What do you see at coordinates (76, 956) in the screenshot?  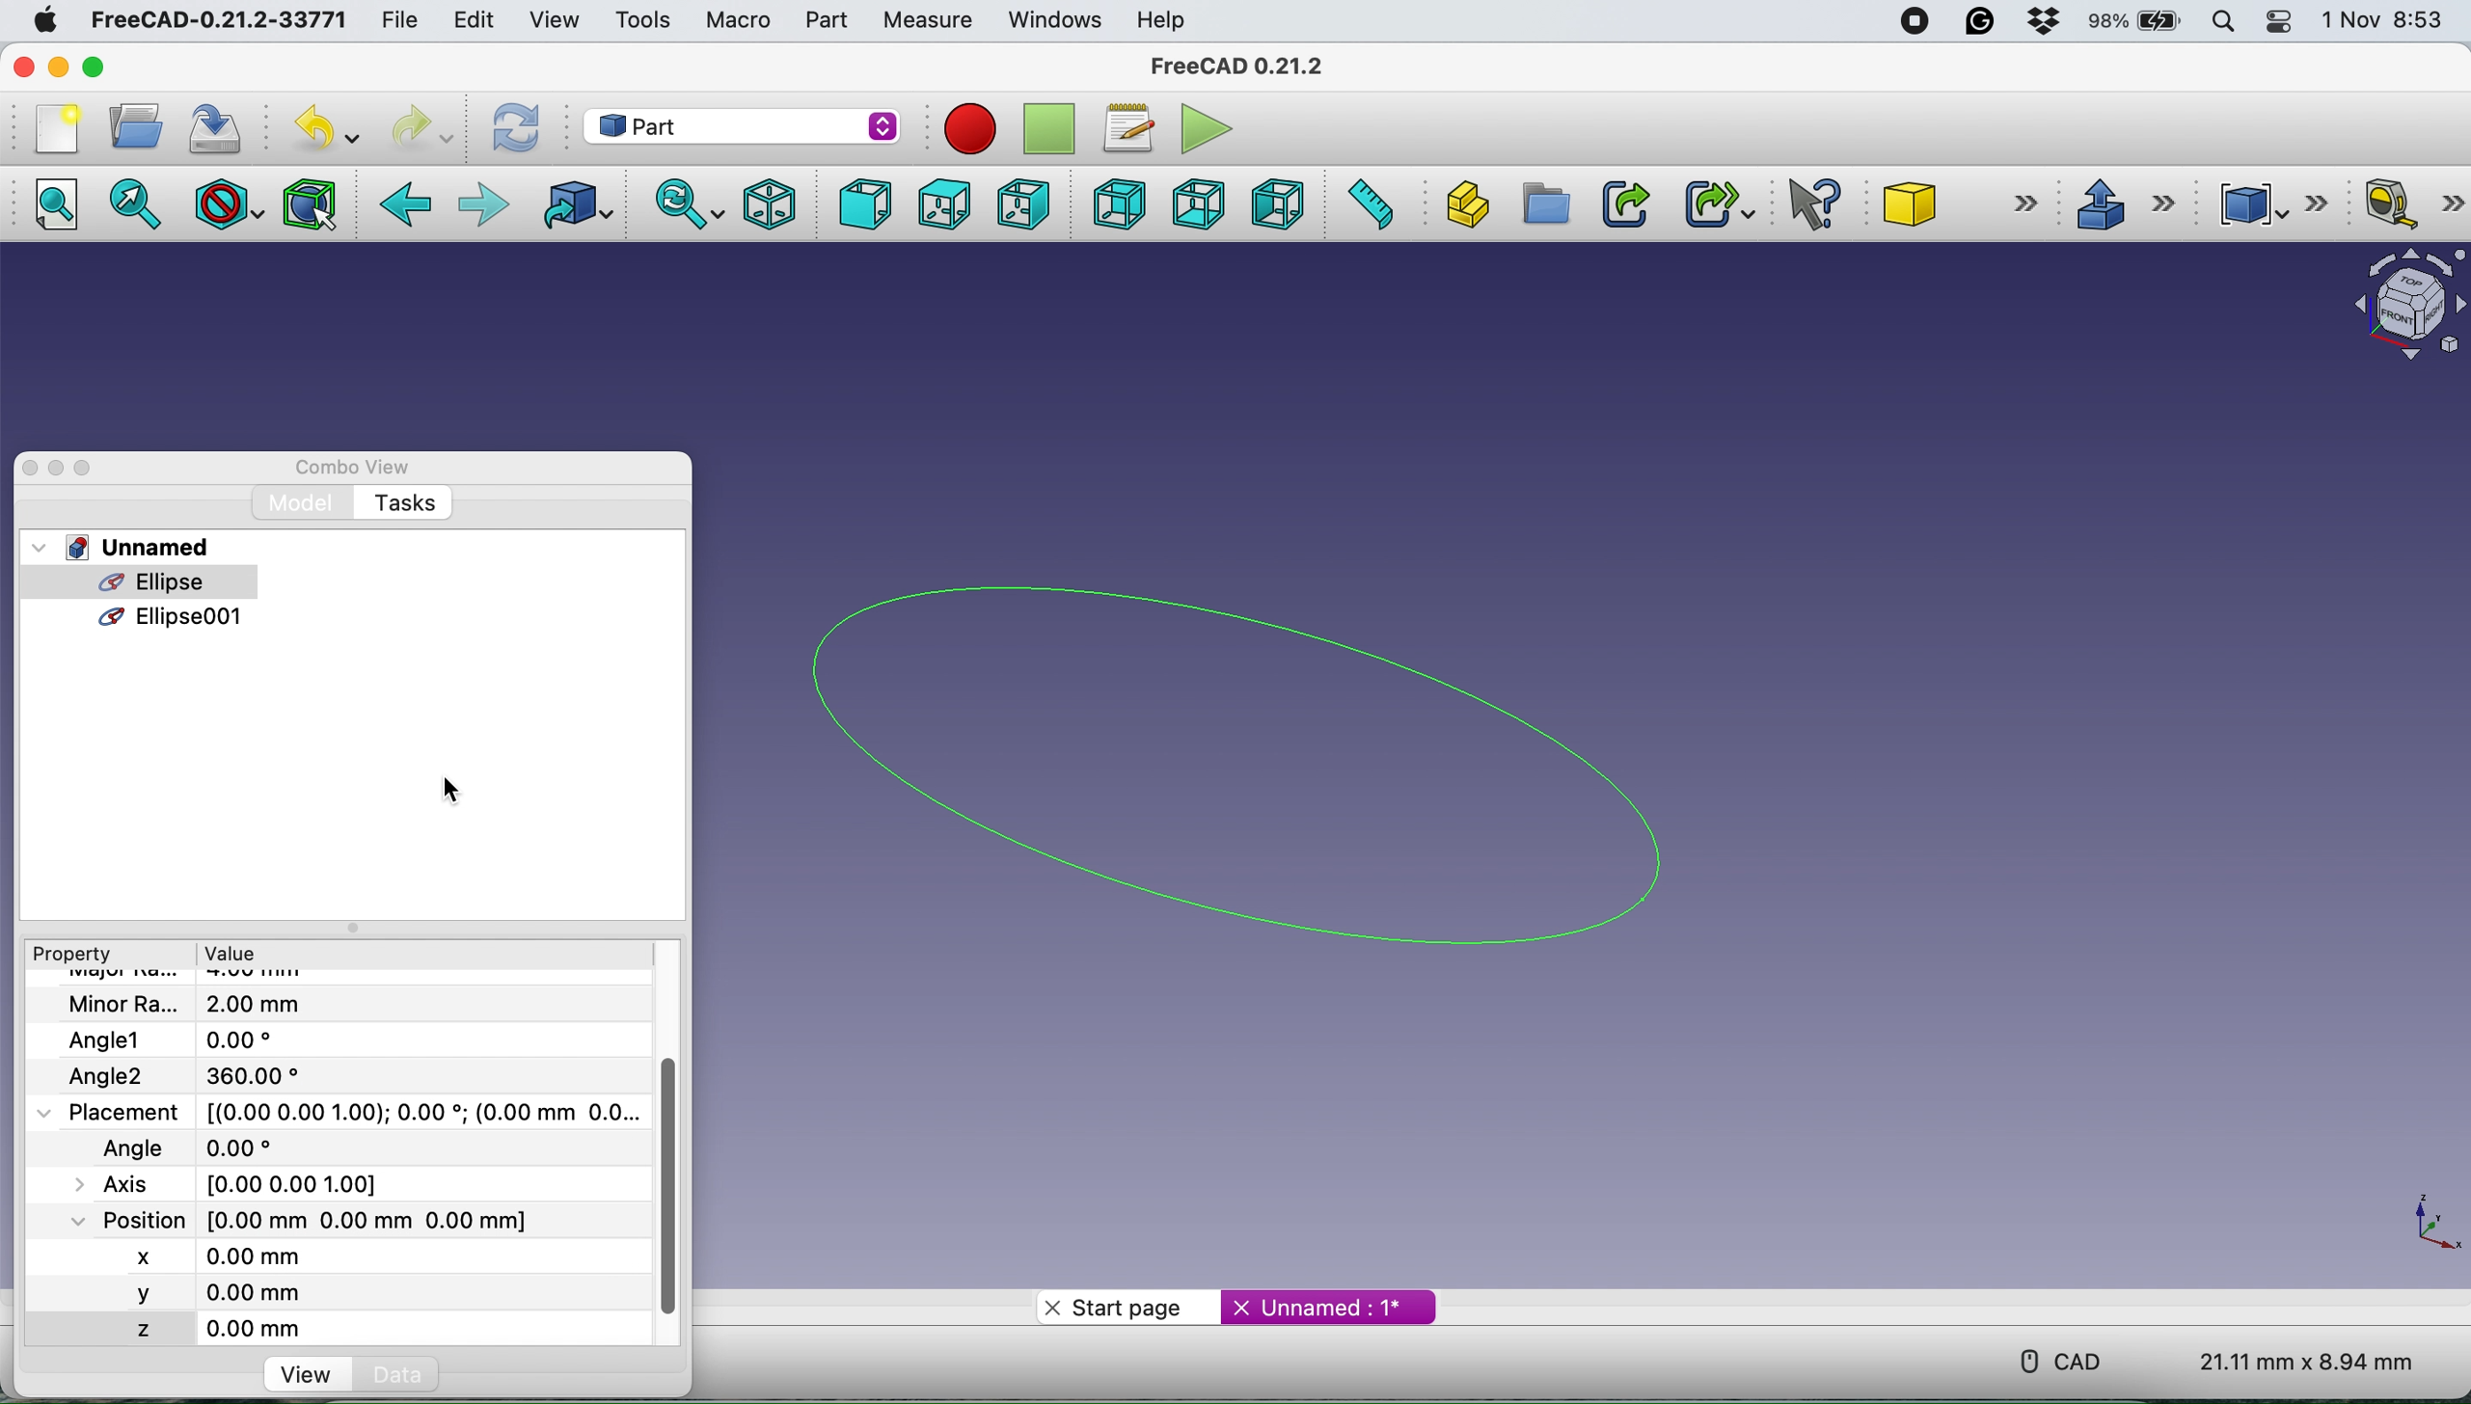 I see `property` at bounding box center [76, 956].